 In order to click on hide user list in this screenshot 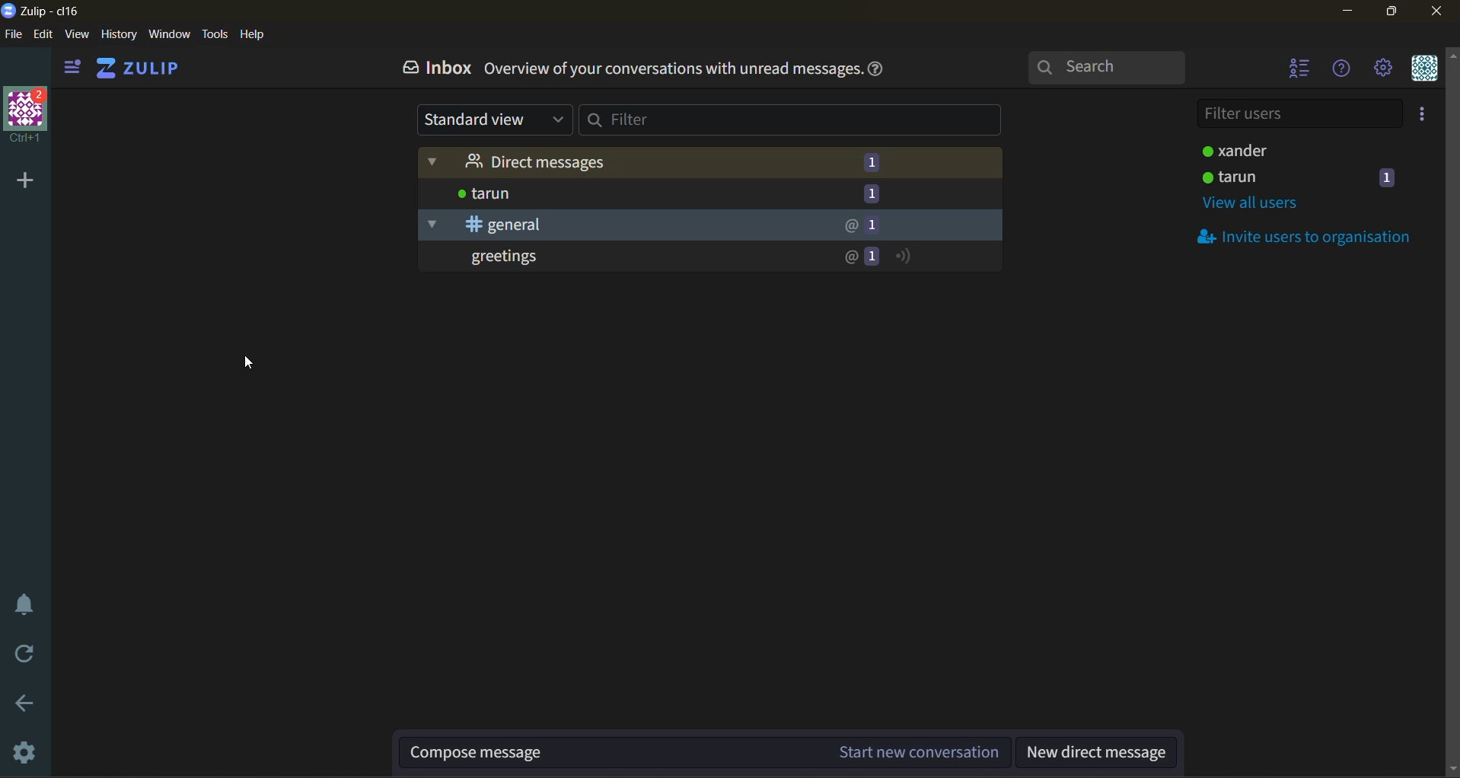, I will do `click(1298, 69)`.